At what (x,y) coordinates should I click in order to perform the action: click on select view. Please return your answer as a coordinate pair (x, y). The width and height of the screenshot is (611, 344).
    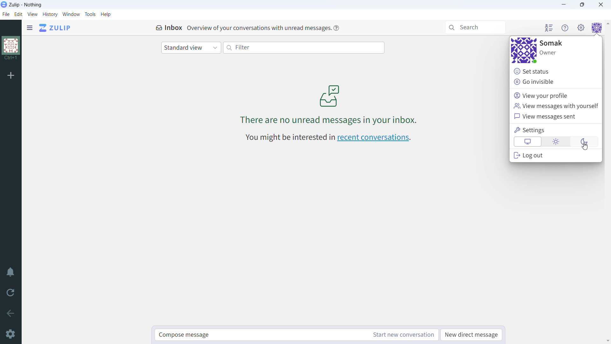
    Looking at the image, I should click on (191, 48).